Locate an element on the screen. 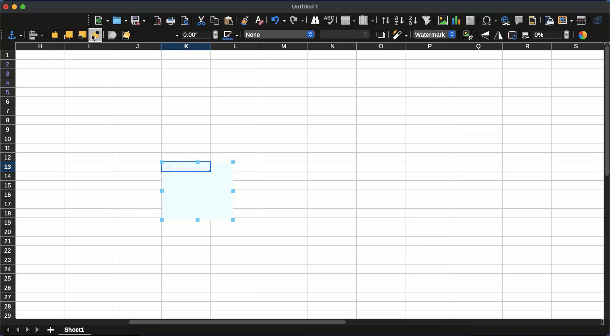 The width and height of the screenshot is (610, 336). pivot table is located at coordinates (471, 20).